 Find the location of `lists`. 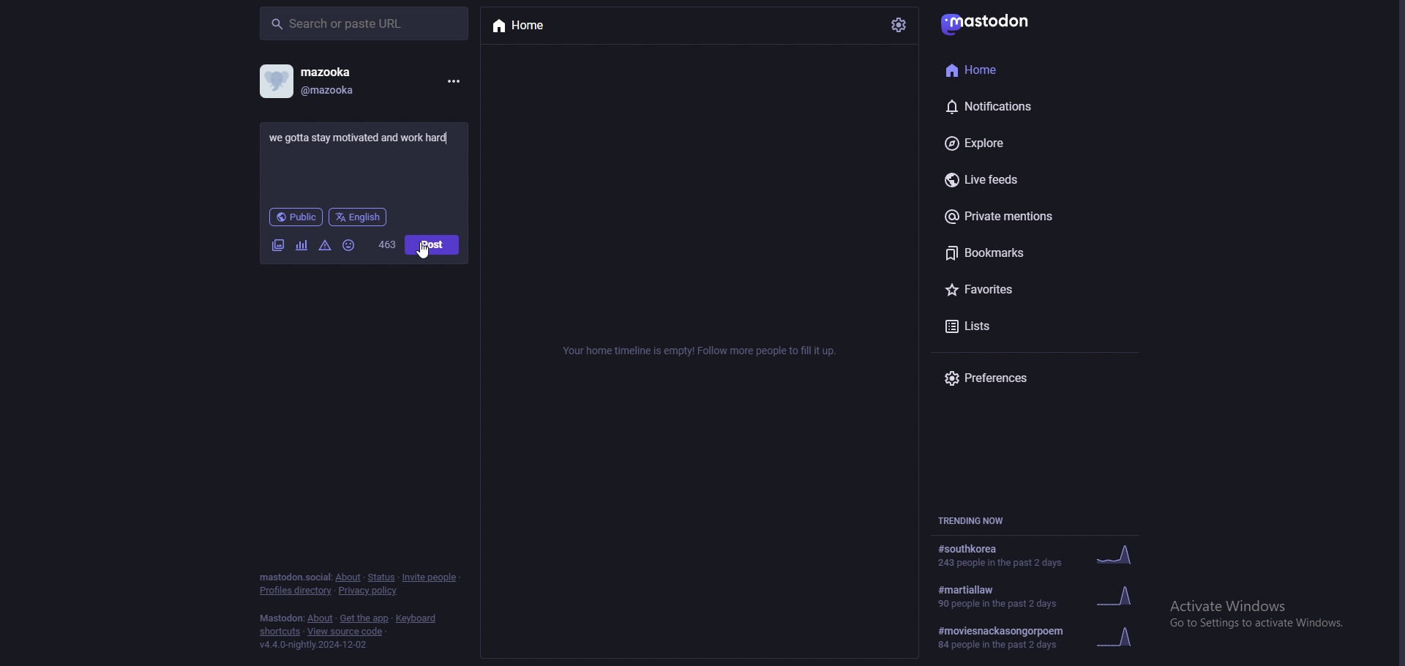

lists is located at coordinates (1013, 328).